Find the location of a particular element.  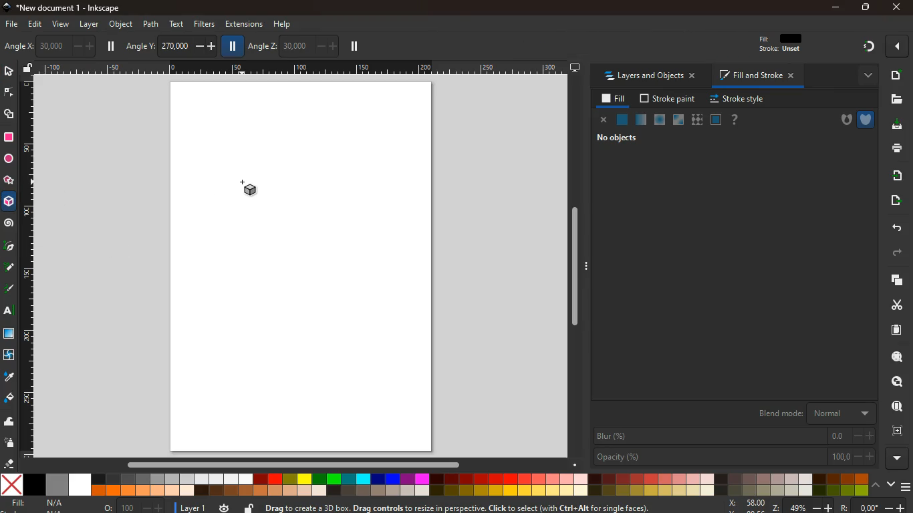

draw is located at coordinates (9, 291).